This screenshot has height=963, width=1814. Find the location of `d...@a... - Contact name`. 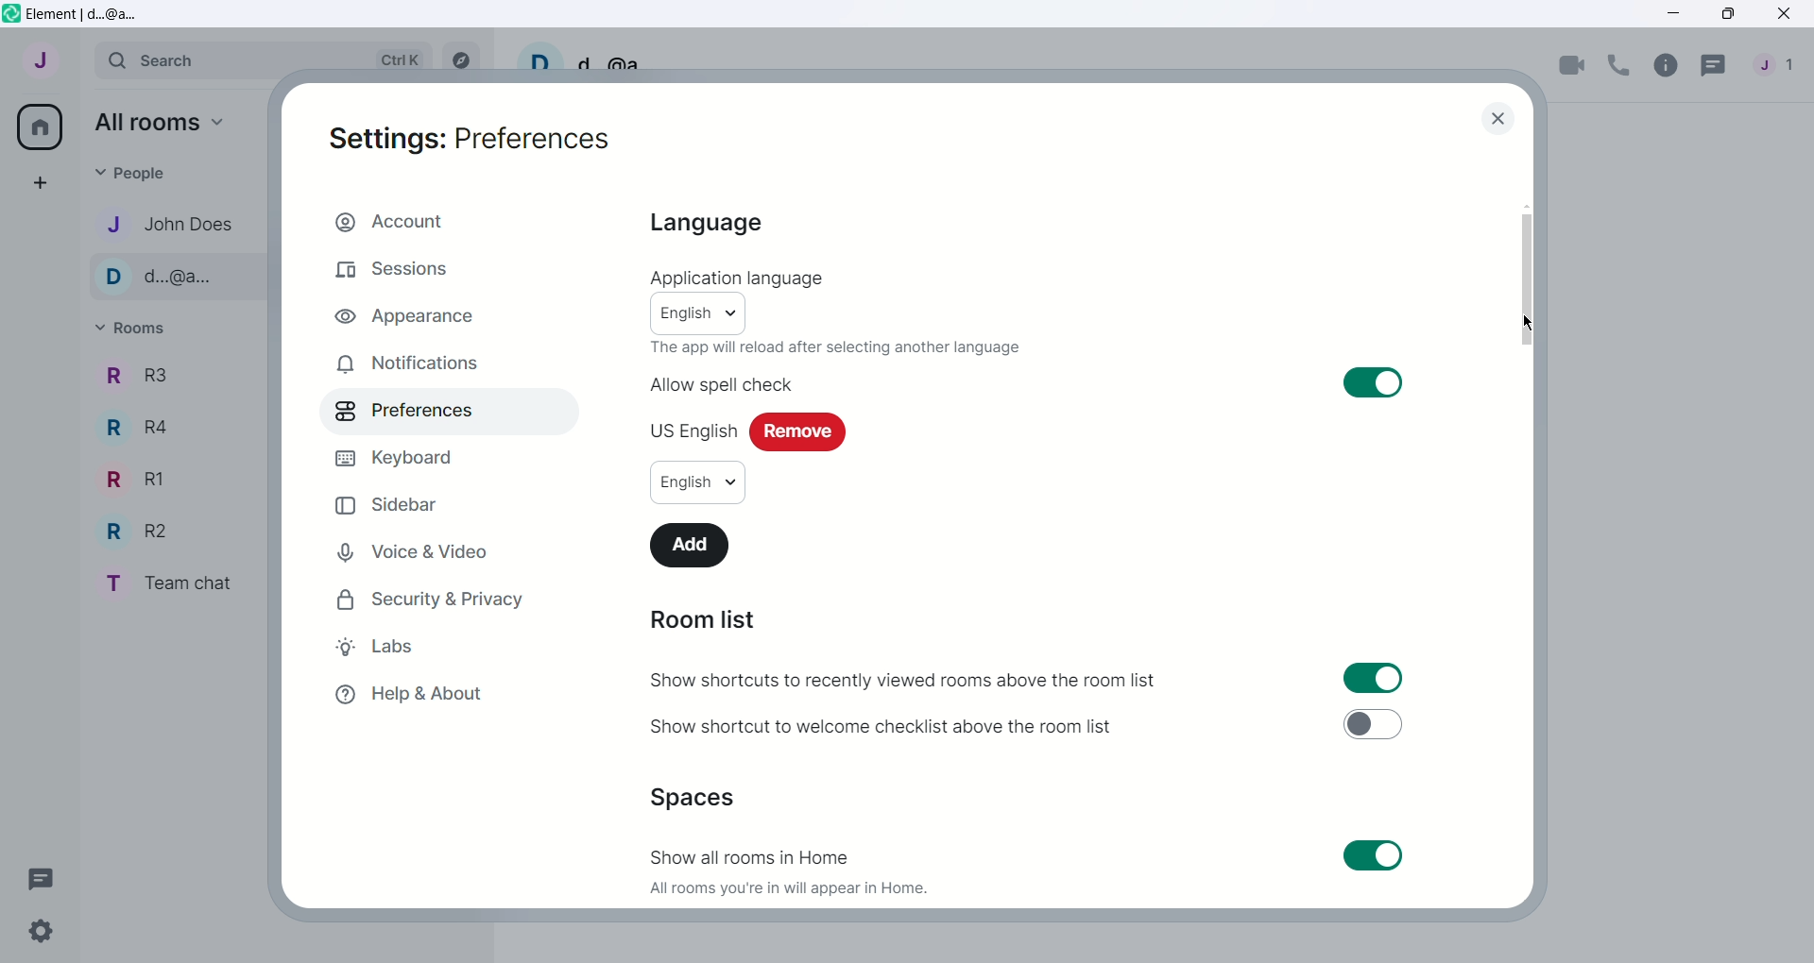

d...@a... - Contact name is located at coordinates (182, 278).